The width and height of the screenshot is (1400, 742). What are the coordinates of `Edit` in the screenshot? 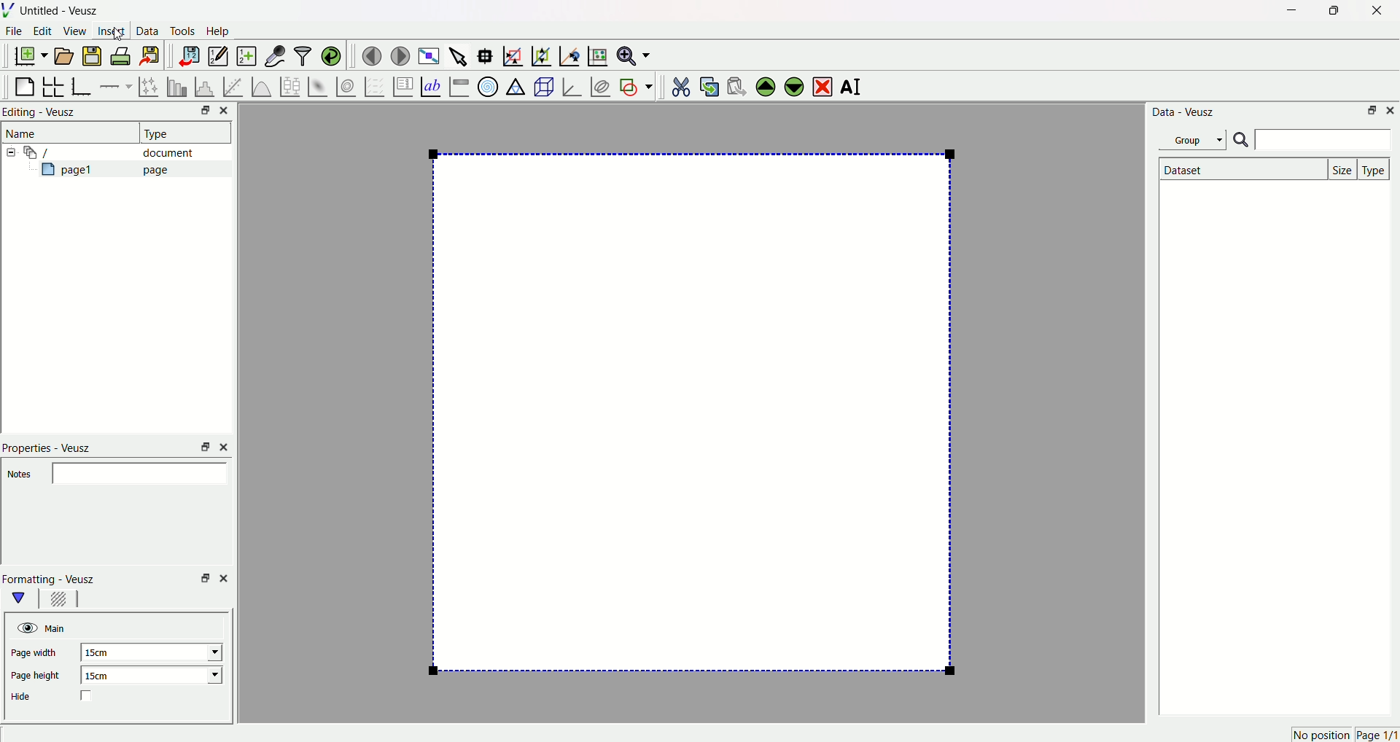 It's located at (43, 32).